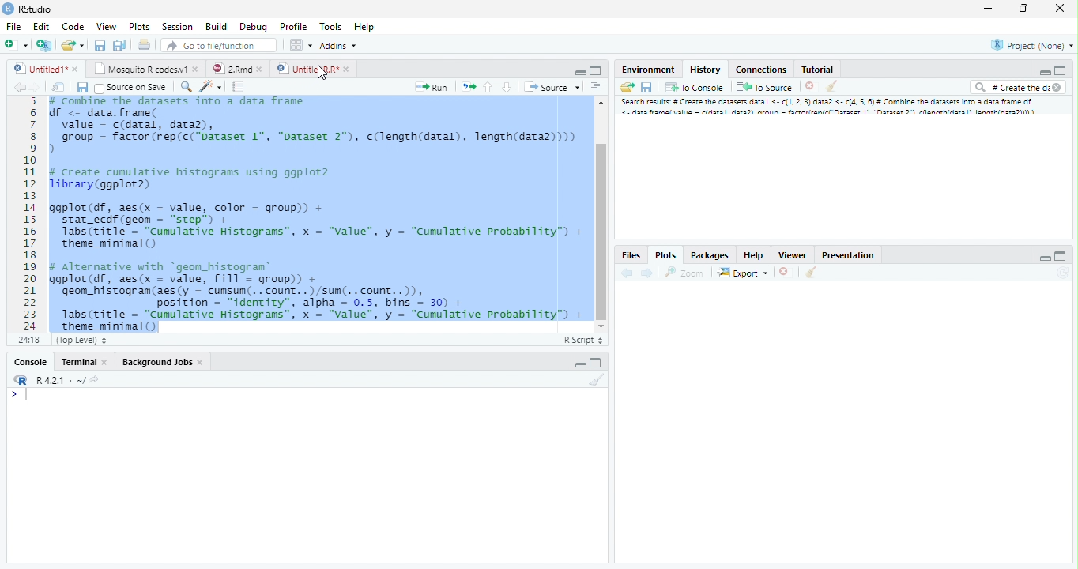 The height and width of the screenshot is (569, 1078). What do you see at coordinates (237, 88) in the screenshot?
I see `Pages` at bounding box center [237, 88].